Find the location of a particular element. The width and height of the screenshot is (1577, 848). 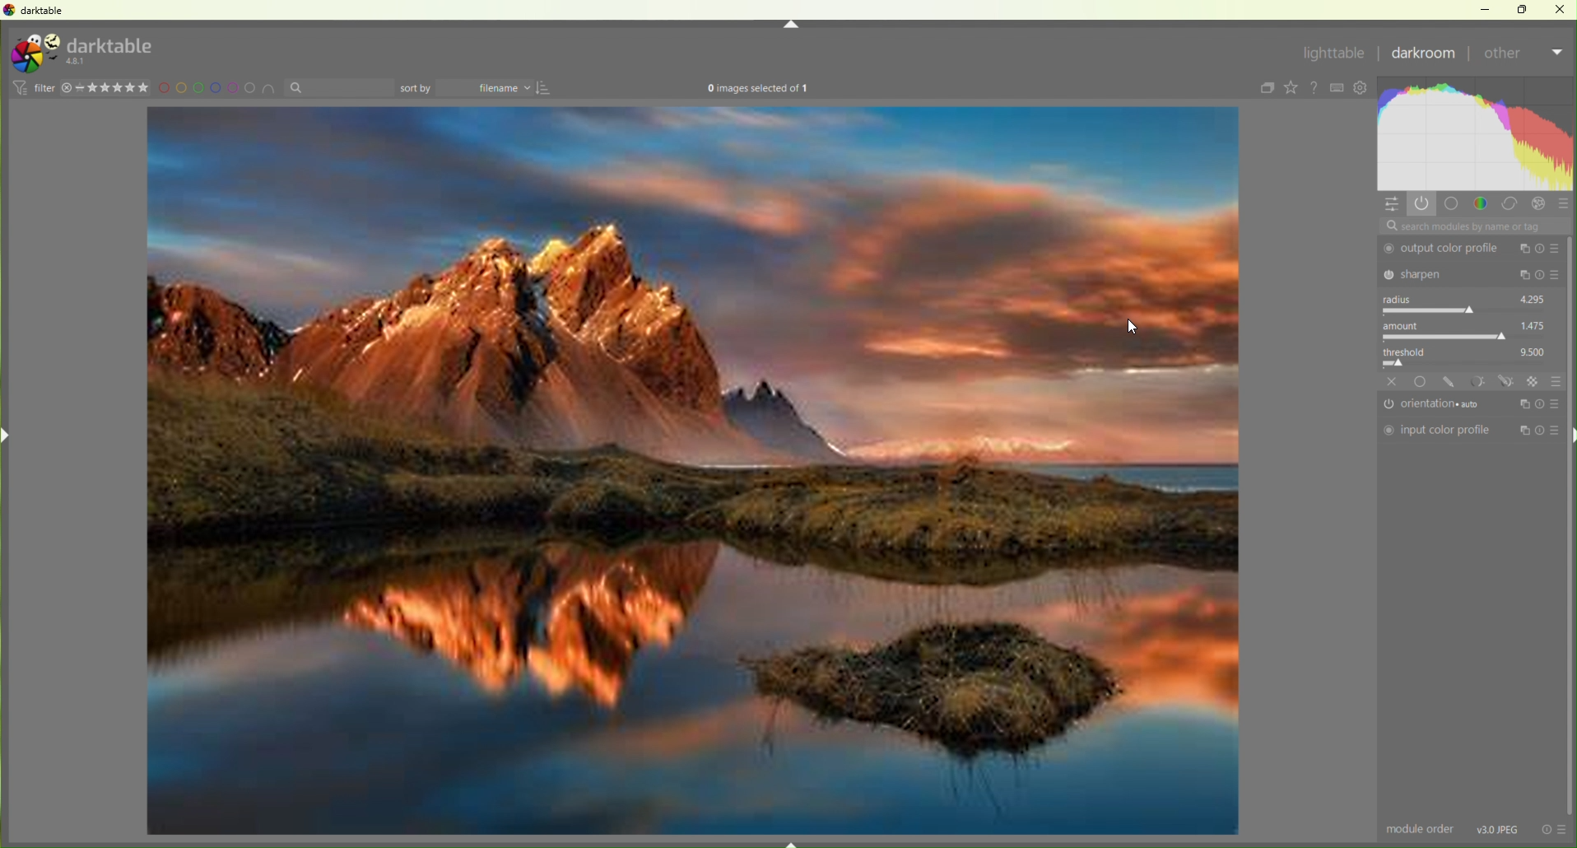

text is located at coordinates (758, 90).